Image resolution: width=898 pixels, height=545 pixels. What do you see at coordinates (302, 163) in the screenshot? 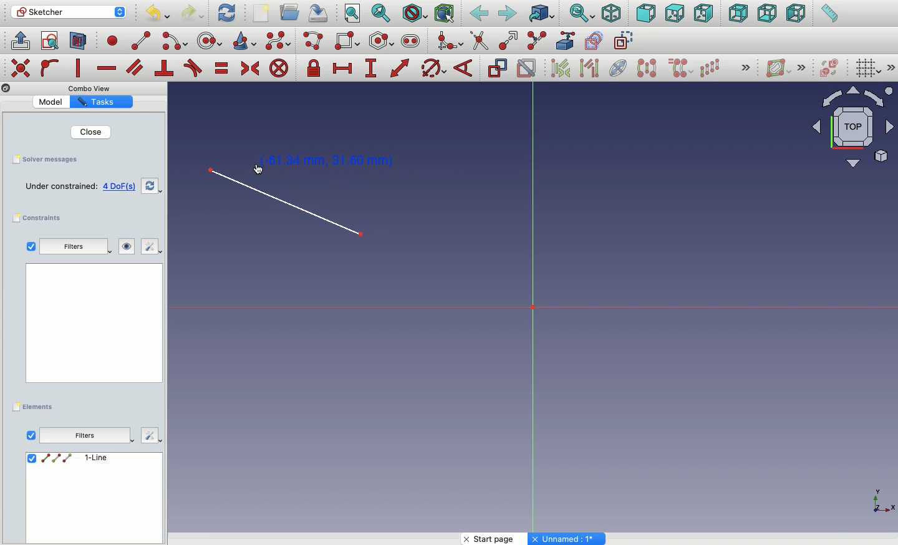
I see `Click` at bounding box center [302, 163].